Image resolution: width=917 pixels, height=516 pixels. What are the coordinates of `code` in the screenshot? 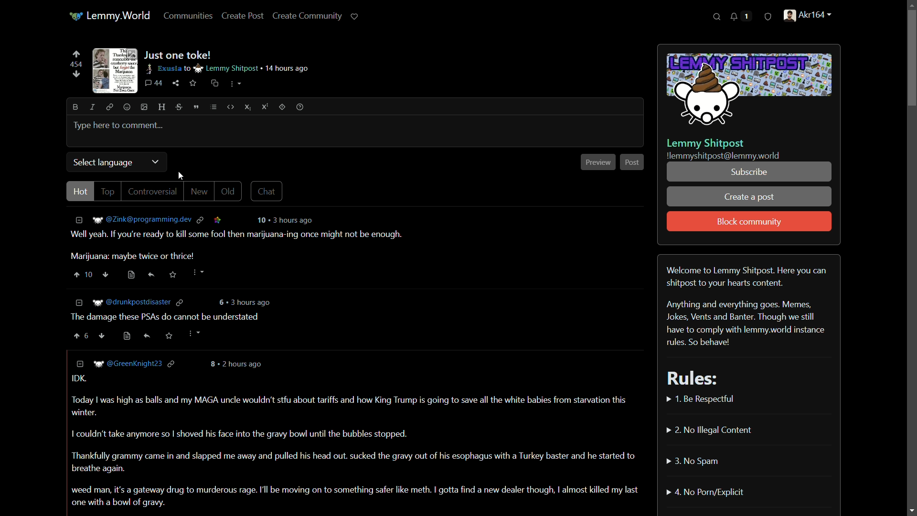 It's located at (230, 107).